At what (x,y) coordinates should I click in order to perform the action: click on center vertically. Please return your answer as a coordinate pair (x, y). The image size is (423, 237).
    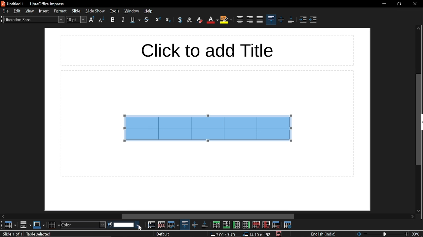
    Looking at the image, I should click on (194, 225).